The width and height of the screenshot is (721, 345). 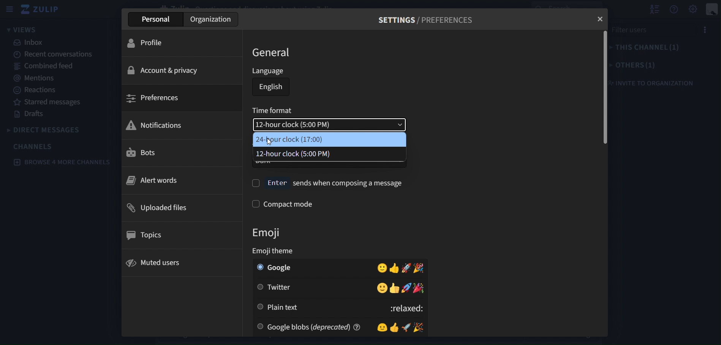 What do you see at coordinates (35, 146) in the screenshot?
I see `channels` at bounding box center [35, 146].